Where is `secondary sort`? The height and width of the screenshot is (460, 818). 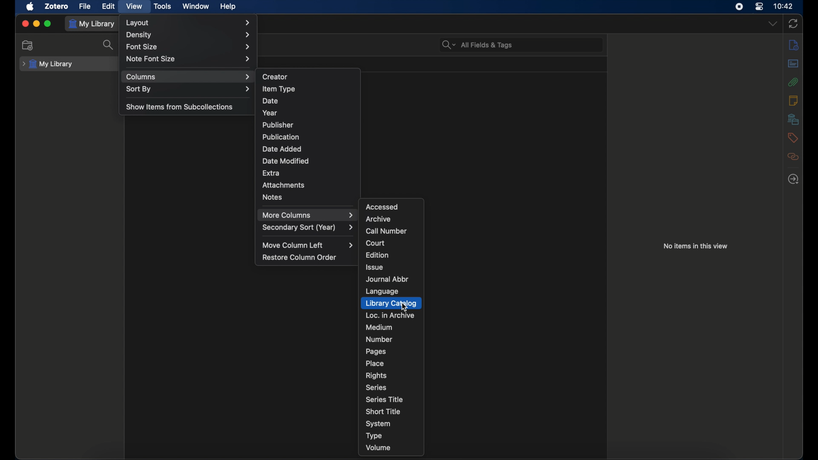
secondary sort is located at coordinates (308, 228).